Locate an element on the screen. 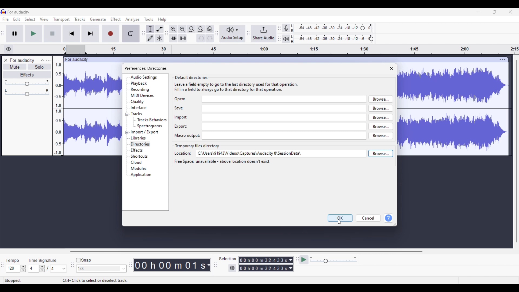 The image size is (519, 292). browse is located at coordinates (381, 126).